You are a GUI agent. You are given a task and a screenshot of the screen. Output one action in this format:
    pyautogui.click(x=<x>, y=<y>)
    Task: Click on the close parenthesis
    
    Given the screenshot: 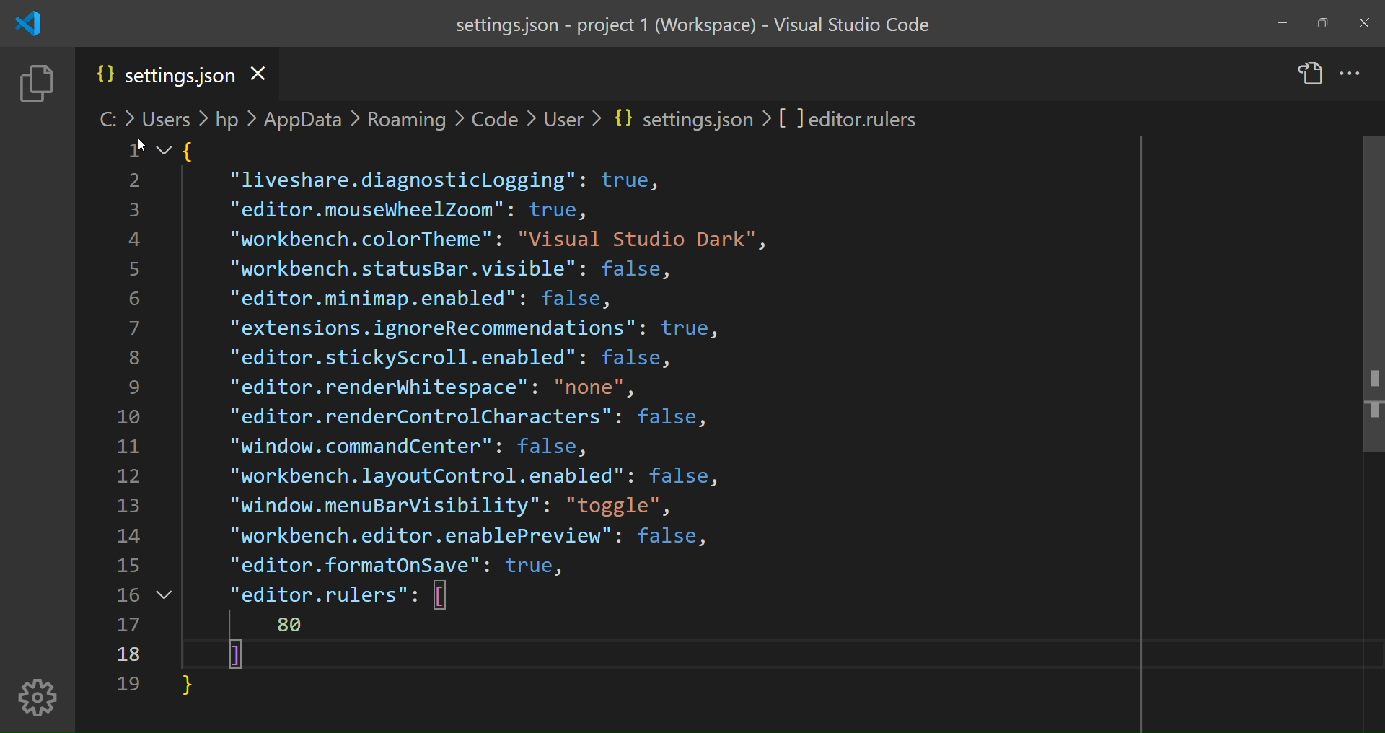 What is the action you would take?
    pyautogui.click(x=186, y=685)
    